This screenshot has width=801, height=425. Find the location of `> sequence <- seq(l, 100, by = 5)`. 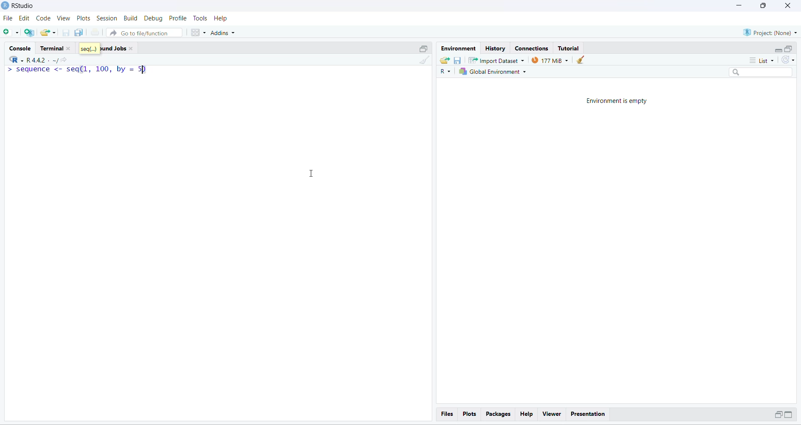

> sequence <- seq(l, 100, by = 5) is located at coordinates (77, 70).